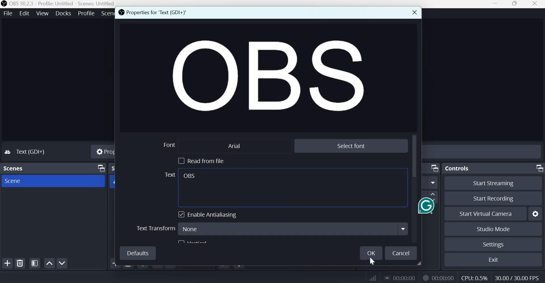 The width and height of the screenshot is (545, 283). What do you see at coordinates (488, 214) in the screenshot?
I see `Start virtual camera` at bounding box center [488, 214].